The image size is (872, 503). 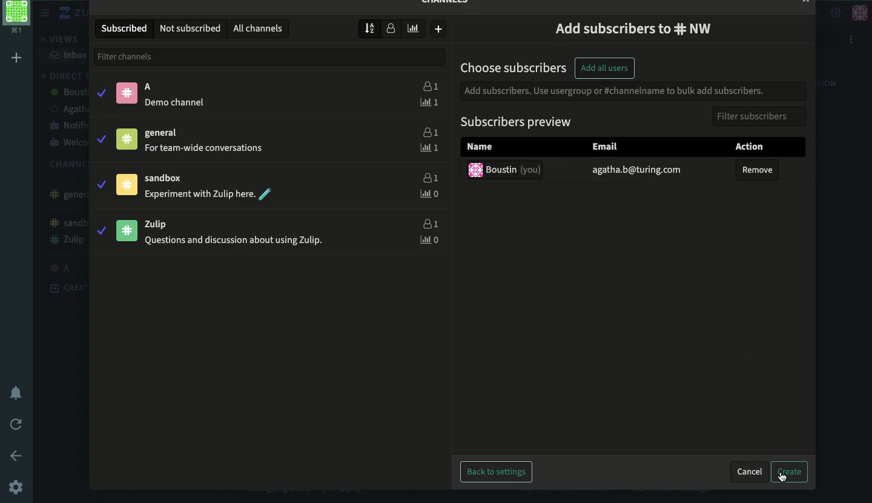 I want to click on notification, so click(x=21, y=395).